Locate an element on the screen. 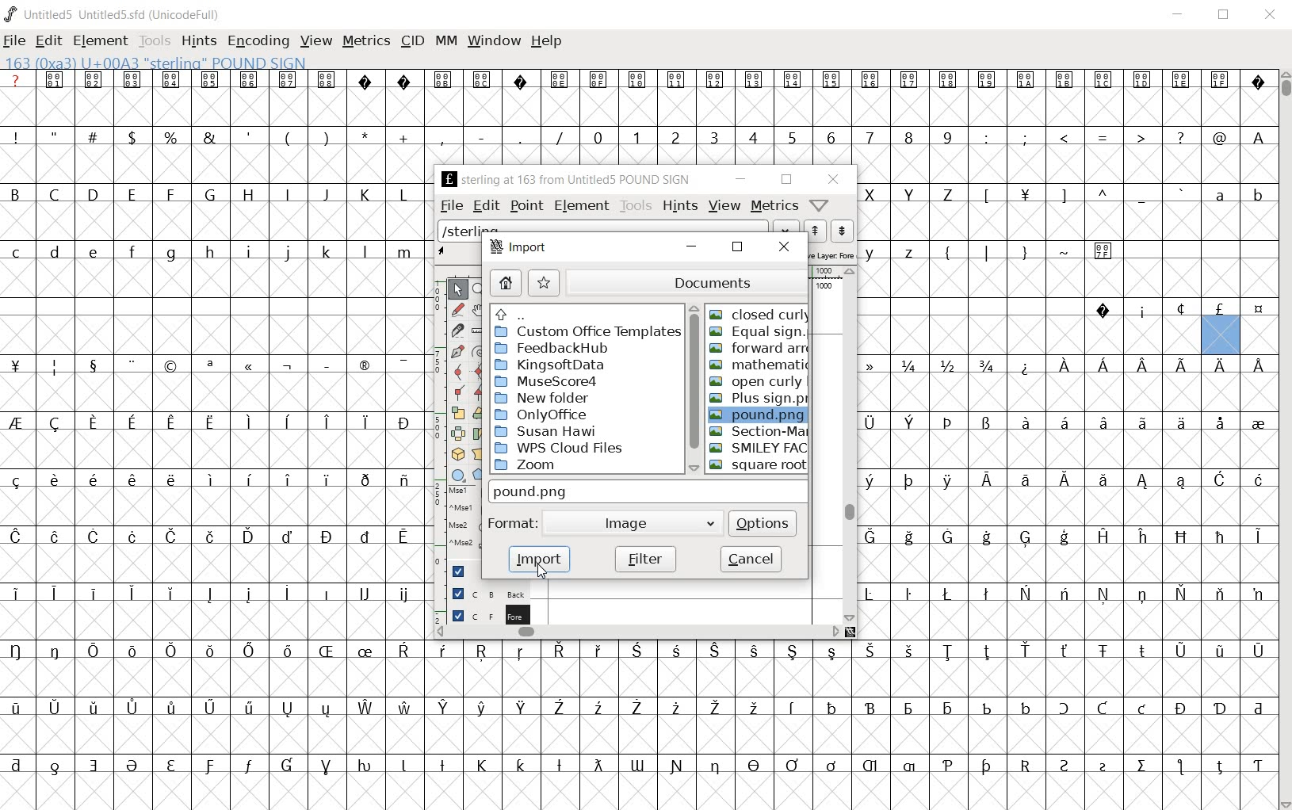  Symbol is located at coordinates (638, 765).